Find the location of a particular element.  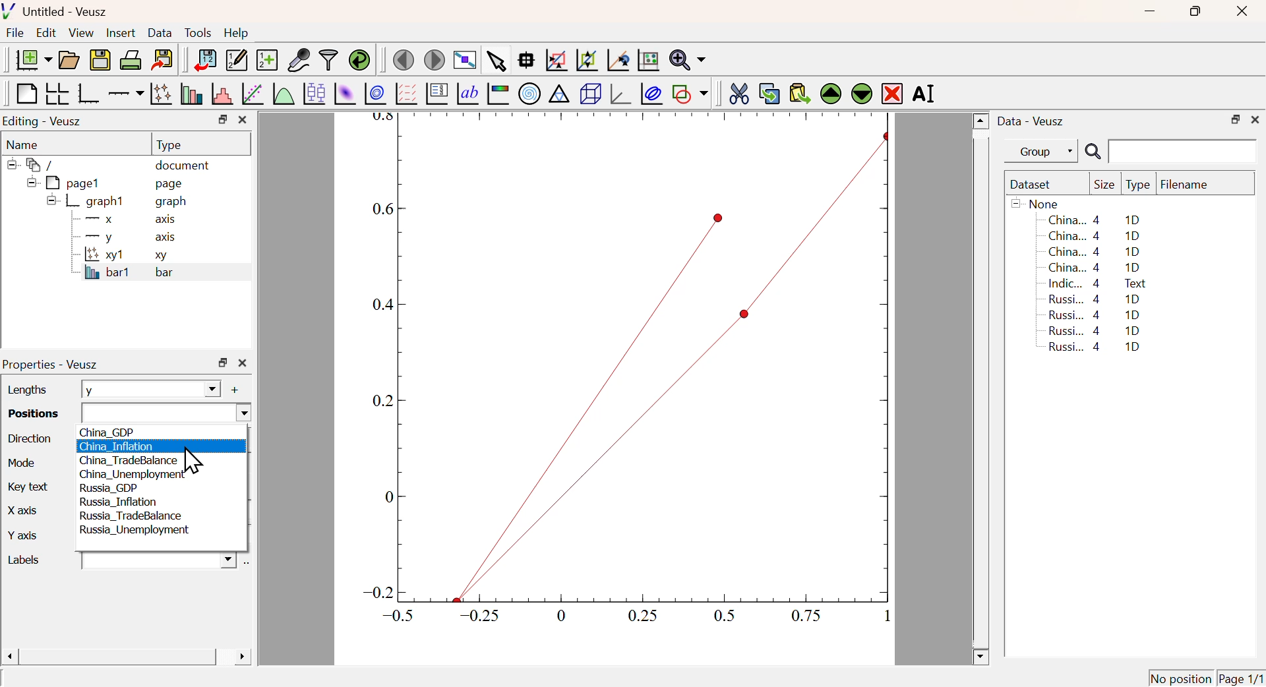

Close is located at coordinates (243, 364).